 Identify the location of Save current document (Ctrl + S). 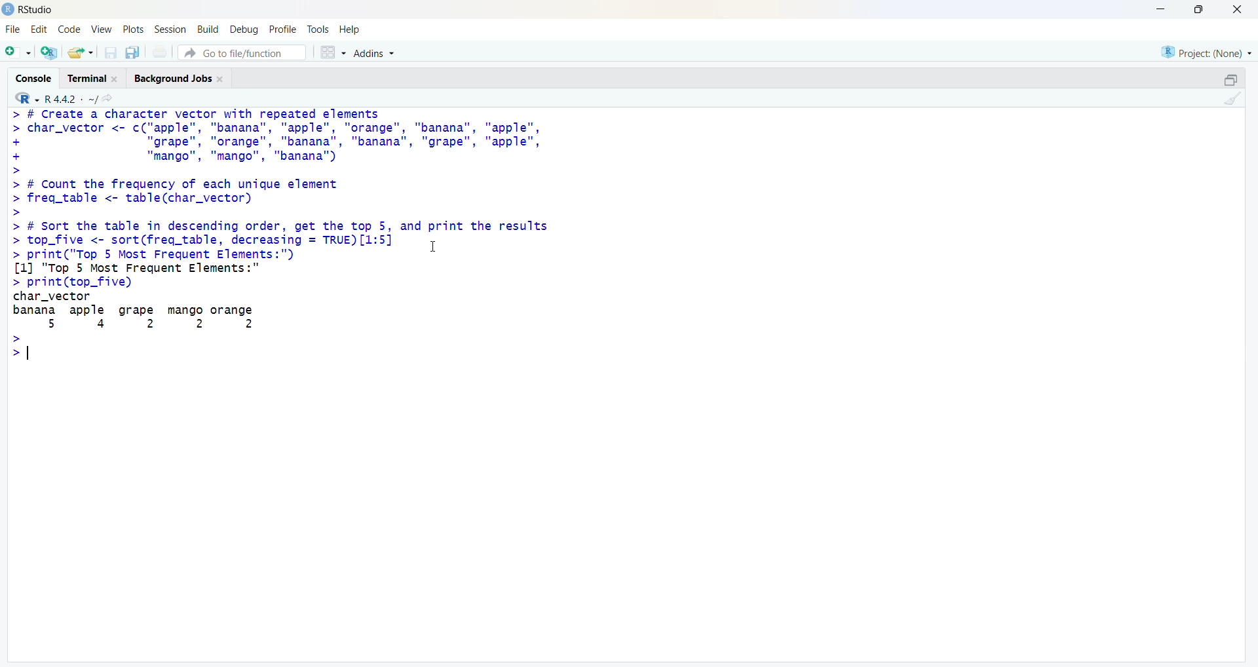
(109, 52).